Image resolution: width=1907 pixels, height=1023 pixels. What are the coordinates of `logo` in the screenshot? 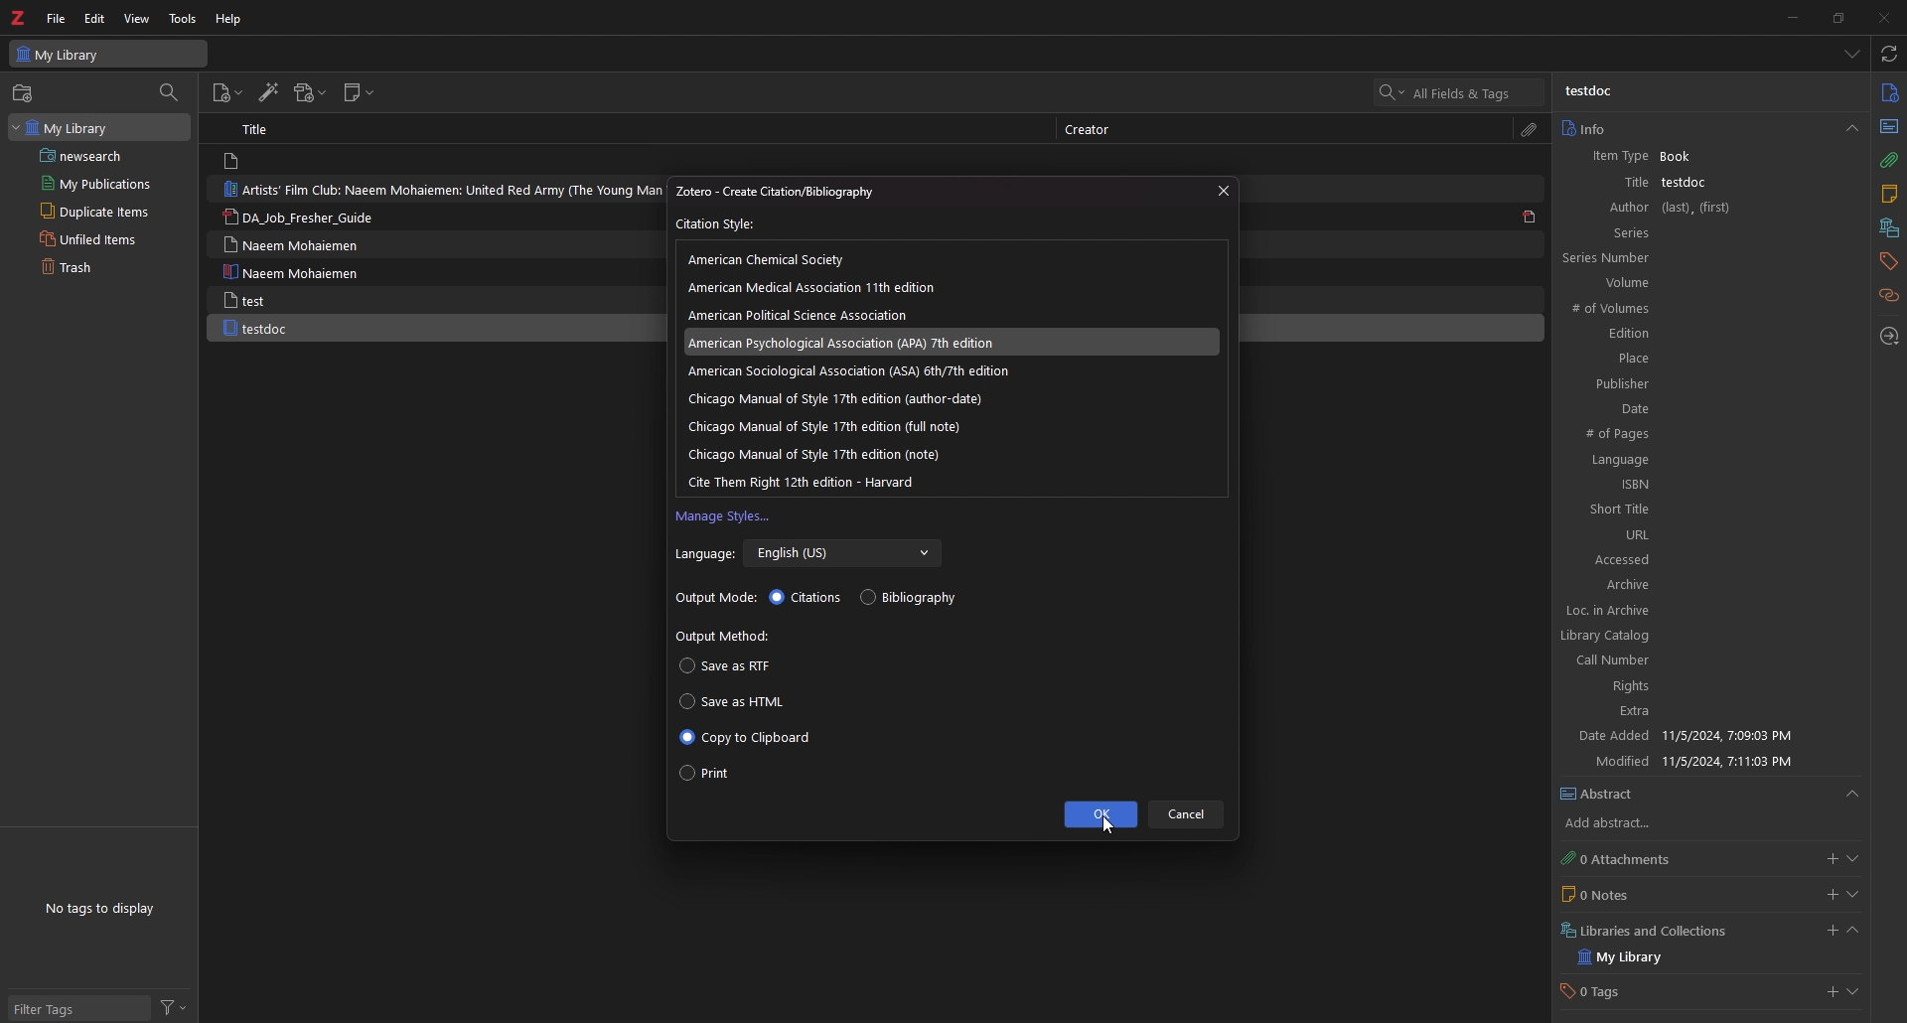 It's located at (20, 18).